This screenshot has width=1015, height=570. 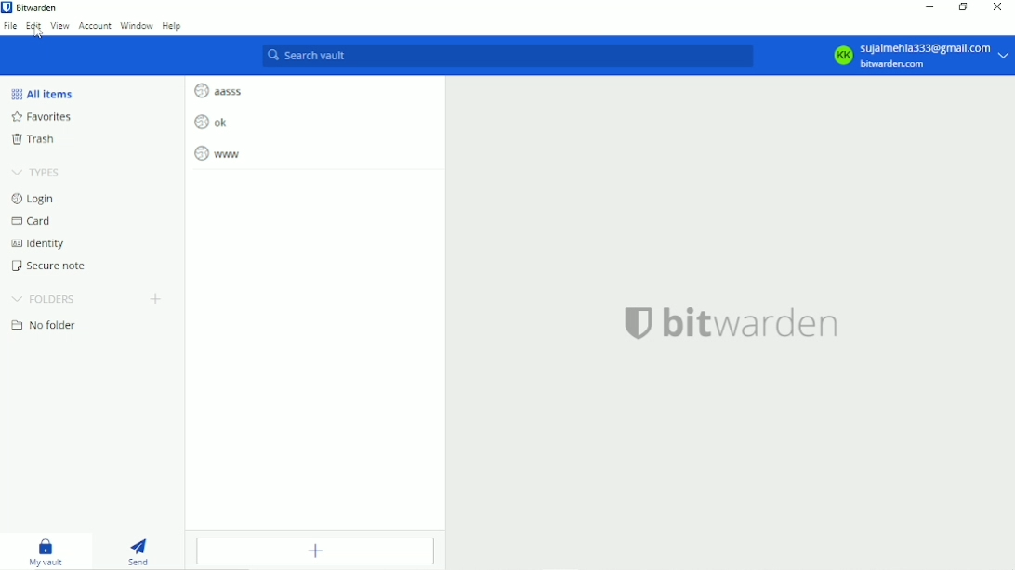 What do you see at coordinates (45, 94) in the screenshot?
I see `All items` at bounding box center [45, 94].